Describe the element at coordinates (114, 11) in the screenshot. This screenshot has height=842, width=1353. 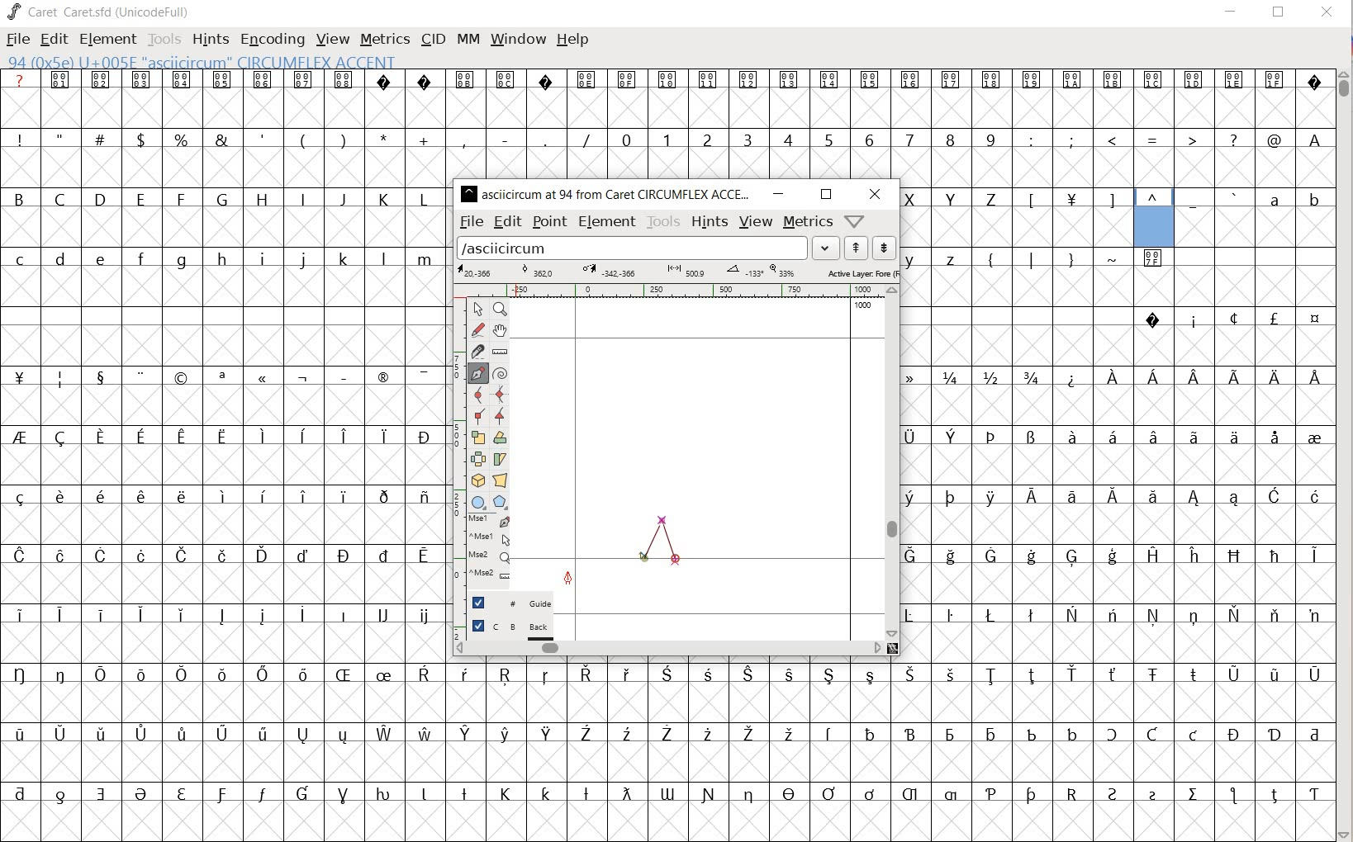
I see `caret* untitled1.sfd (unicodefull)` at that location.